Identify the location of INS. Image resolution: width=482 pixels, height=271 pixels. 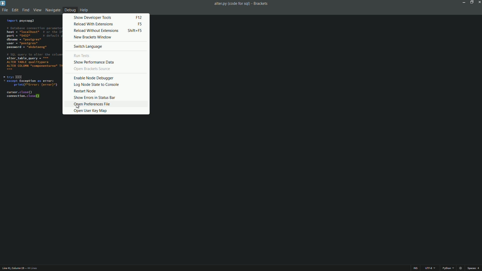
(416, 268).